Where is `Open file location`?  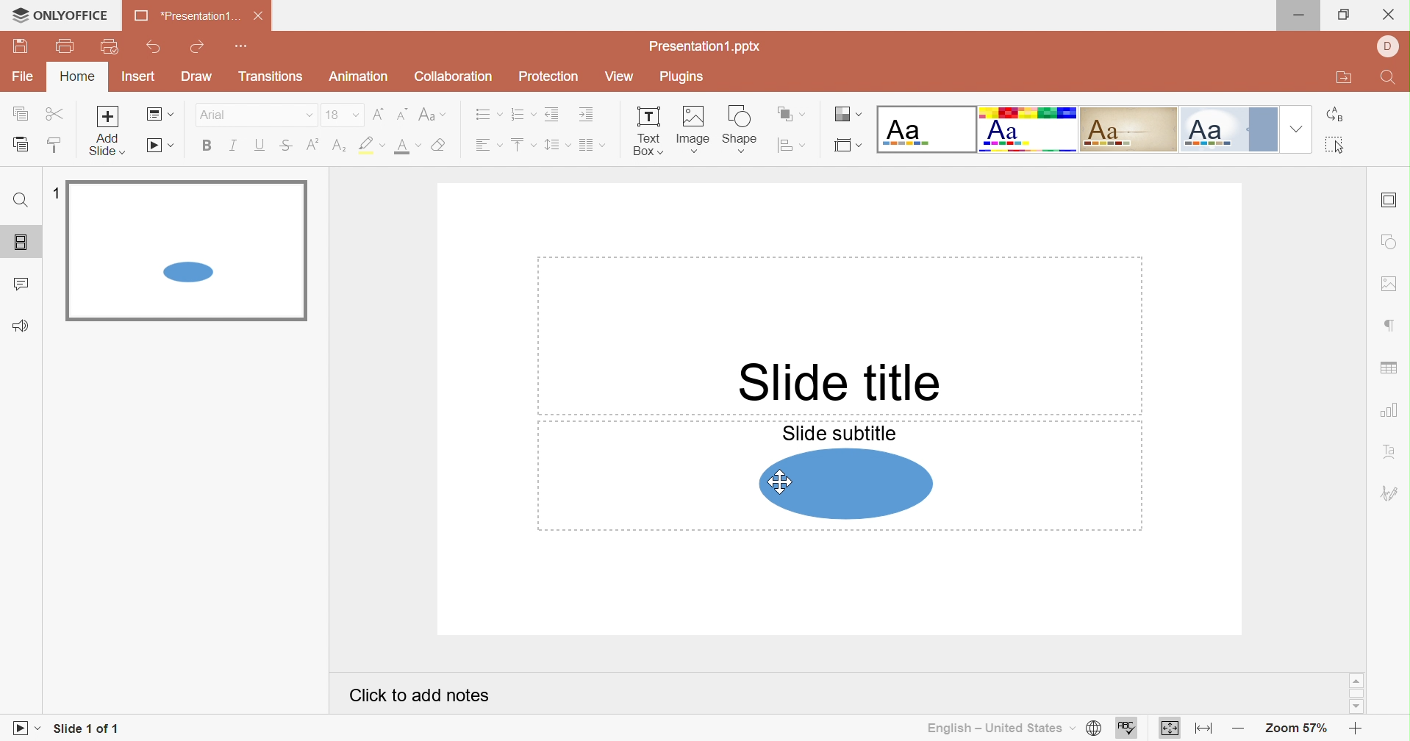 Open file location is located at coordinates (1343, 79).